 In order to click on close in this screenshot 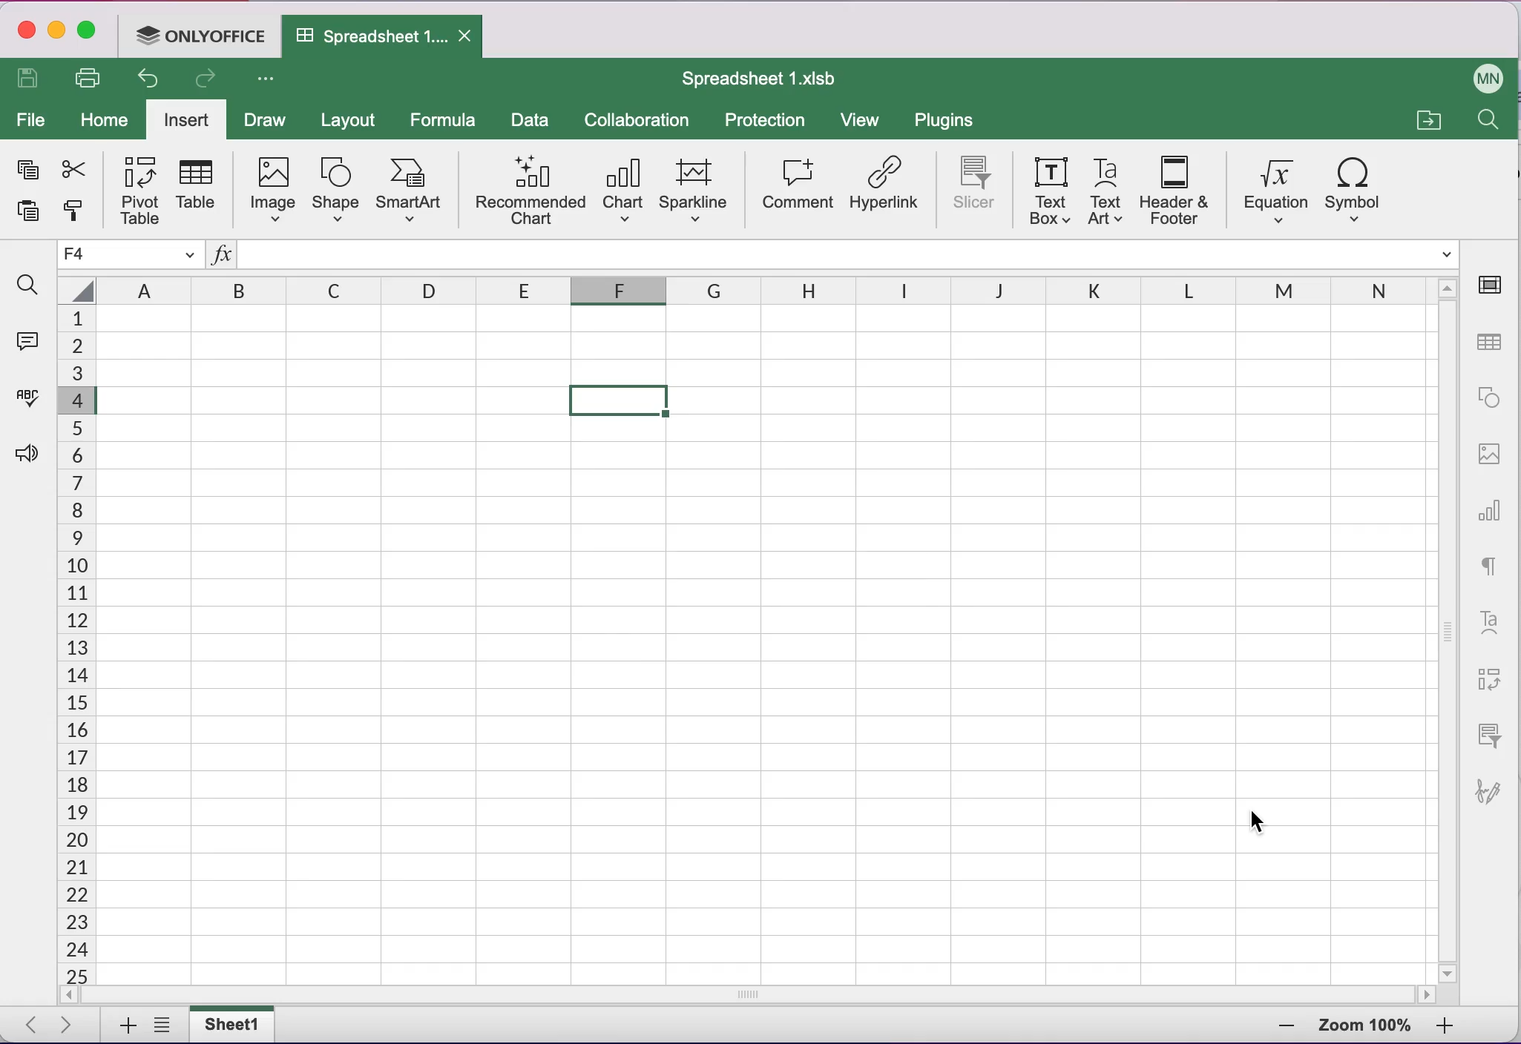, I will do `click(24, 29)`.